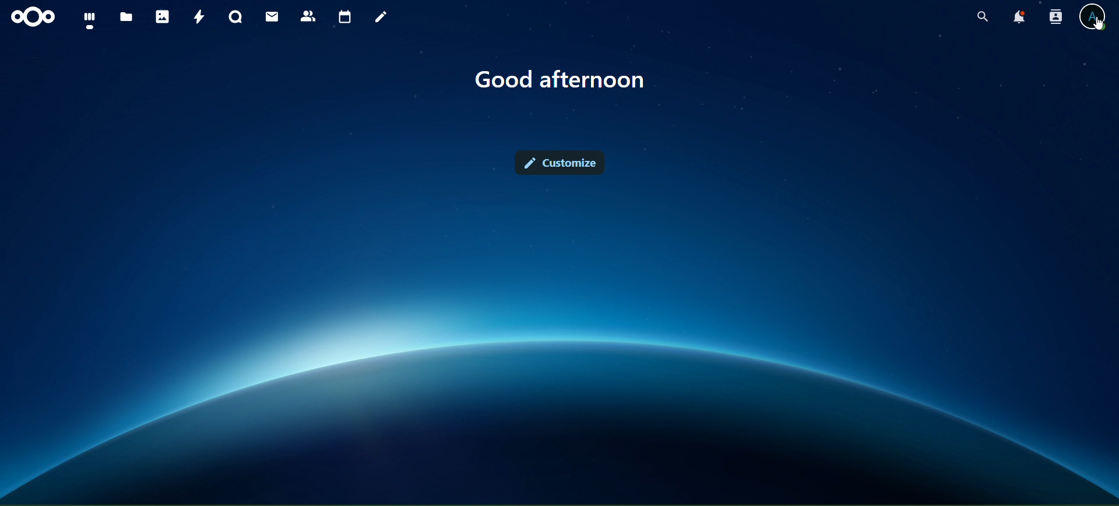  What do you see at coordinates (272, 17) in the screenshot?
I see `mail` at bounding box center [272, 17].